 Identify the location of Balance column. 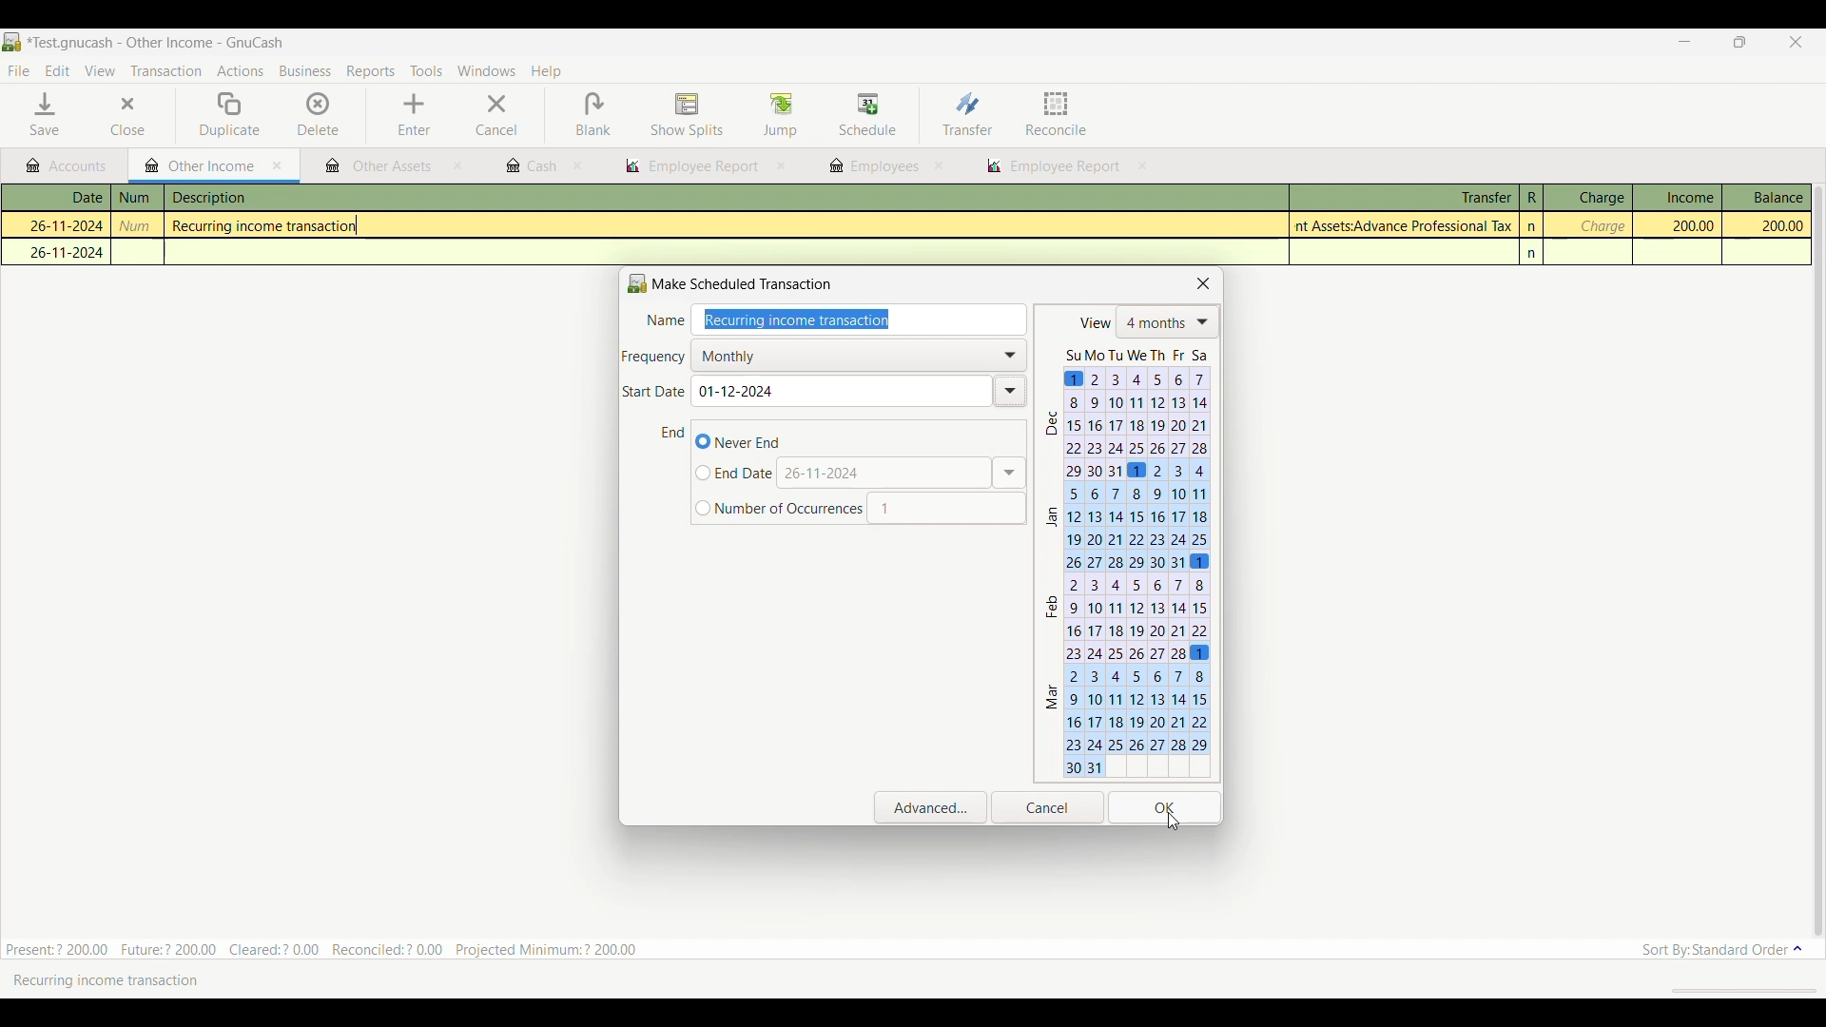
(1767, 197).